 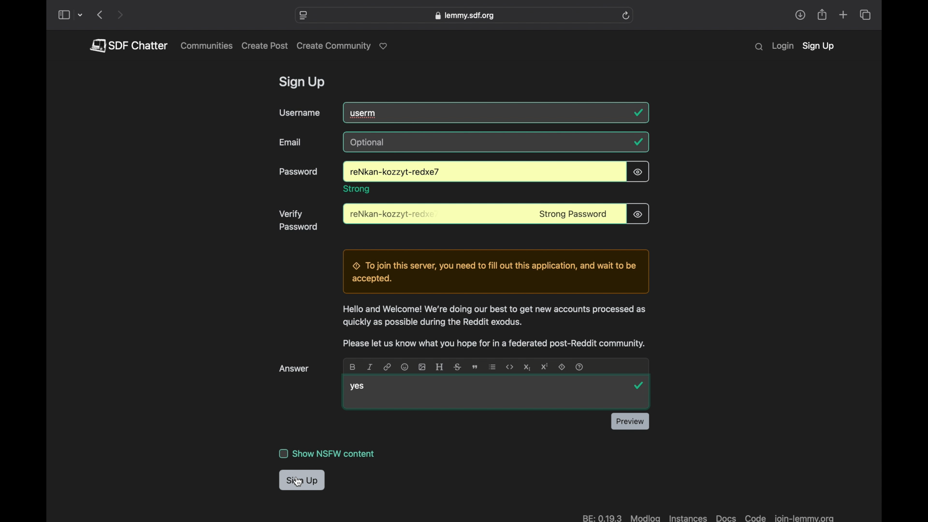 What do you see at coordinates (783, 46) in the screenshot?
I see `login` at bounding box center [783, 46].